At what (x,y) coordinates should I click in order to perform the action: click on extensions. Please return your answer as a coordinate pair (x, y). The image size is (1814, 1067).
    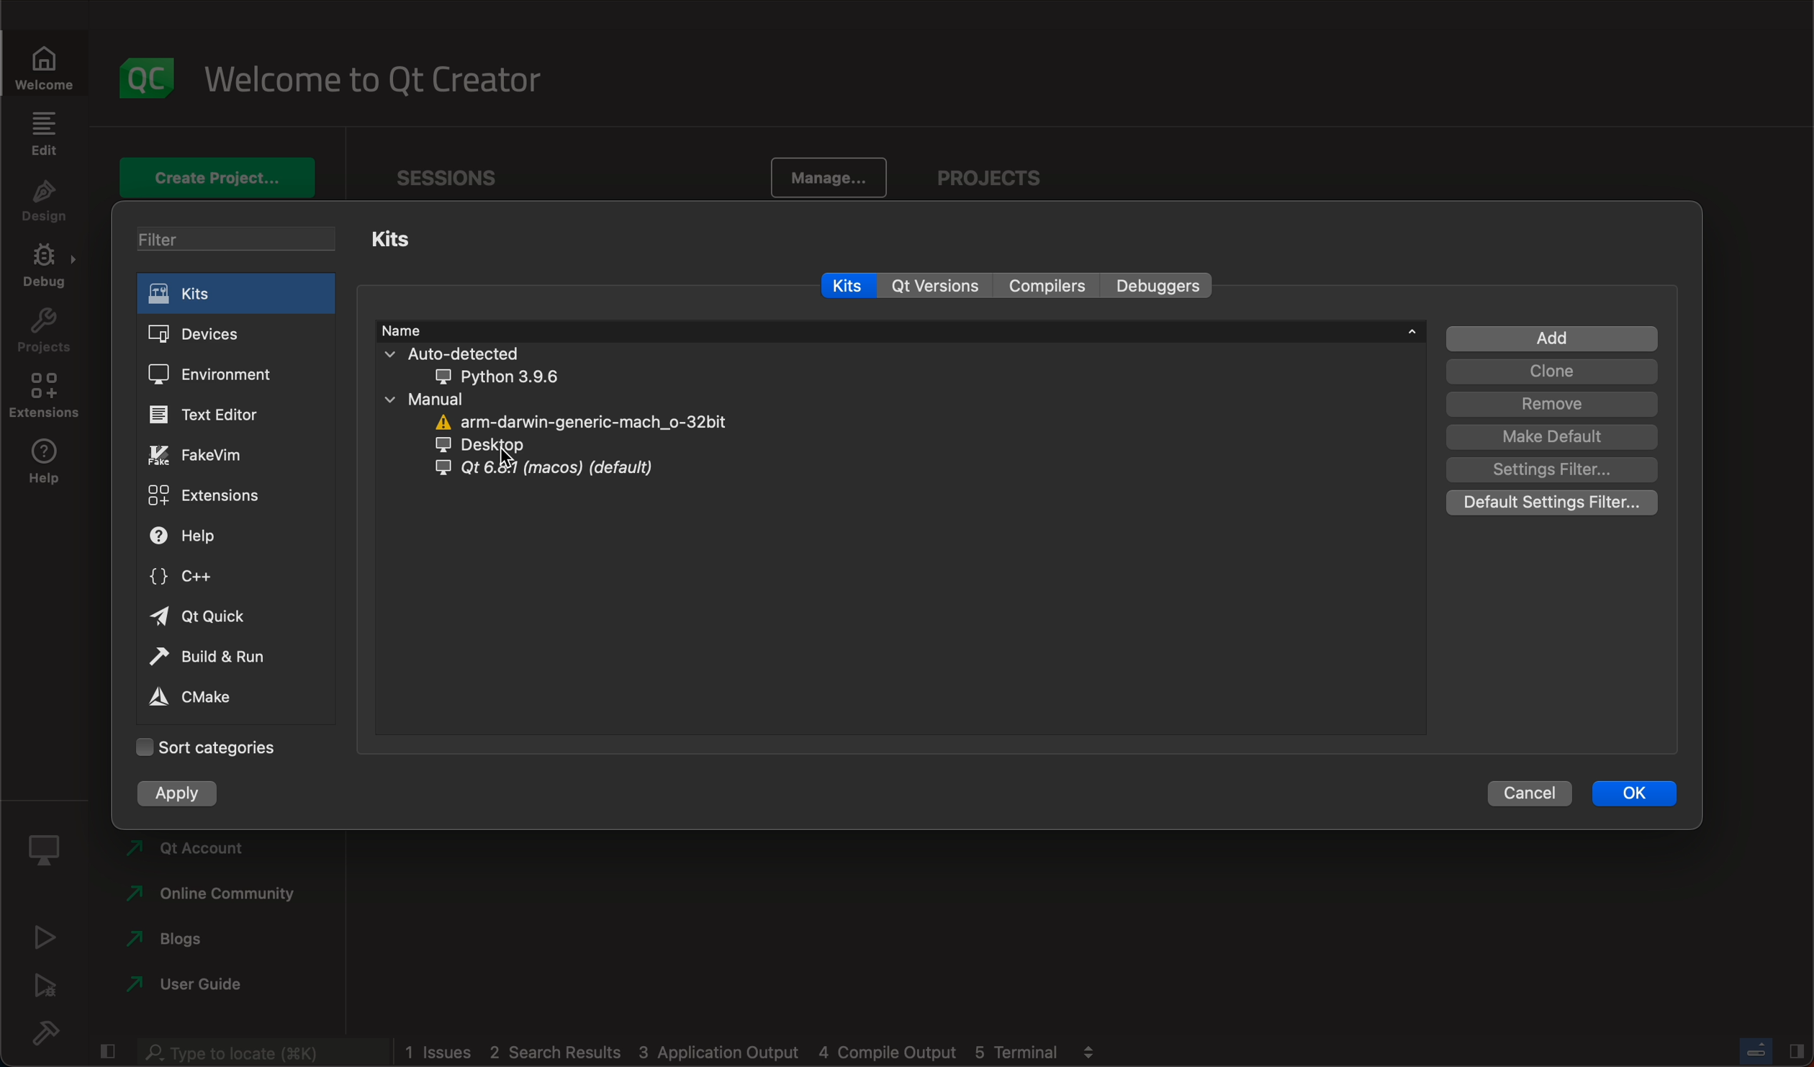
    Looking at the image, I should click on (209, 498).